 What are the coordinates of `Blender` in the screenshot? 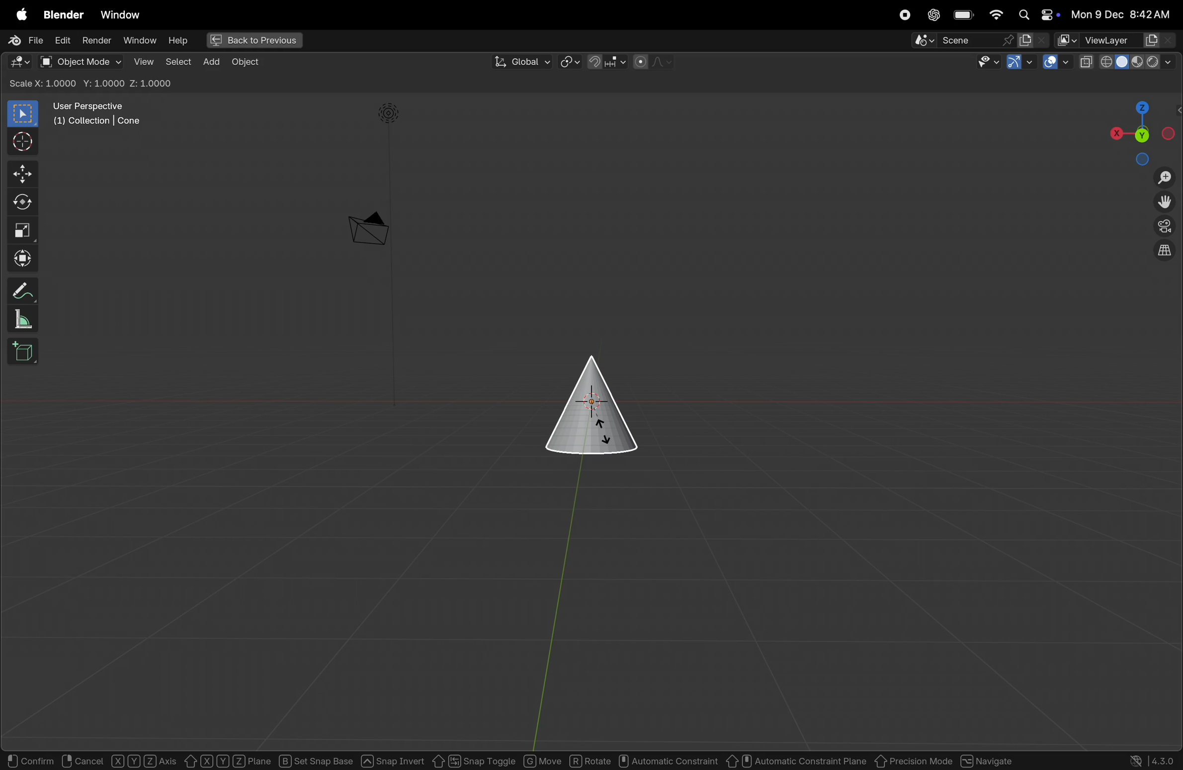 It's located at (65, 14).